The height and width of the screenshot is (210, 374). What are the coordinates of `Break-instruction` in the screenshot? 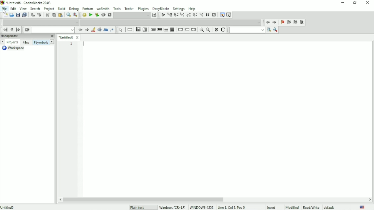 It's located at (180, 29).